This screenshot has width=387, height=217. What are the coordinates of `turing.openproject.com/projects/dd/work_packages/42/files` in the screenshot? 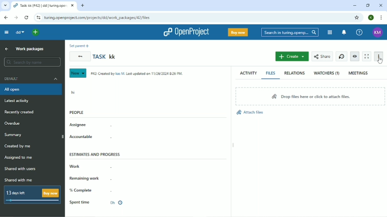 It's located at (97, 18).